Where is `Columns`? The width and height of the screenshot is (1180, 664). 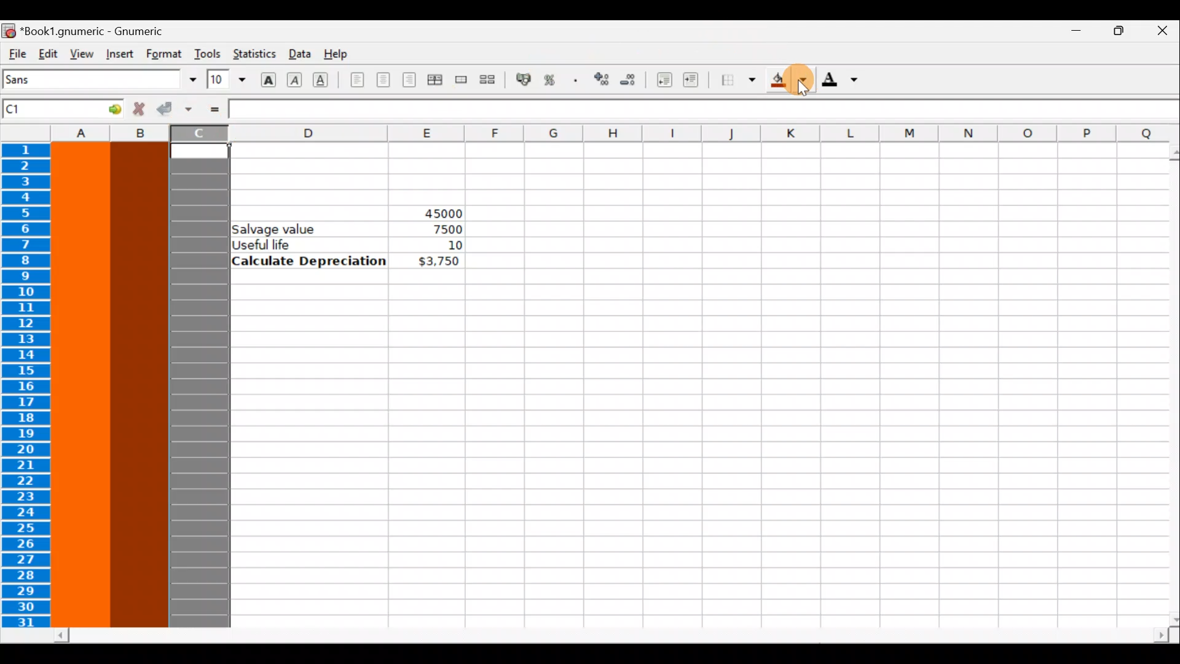
Columns is located at coordinates (586, 133).